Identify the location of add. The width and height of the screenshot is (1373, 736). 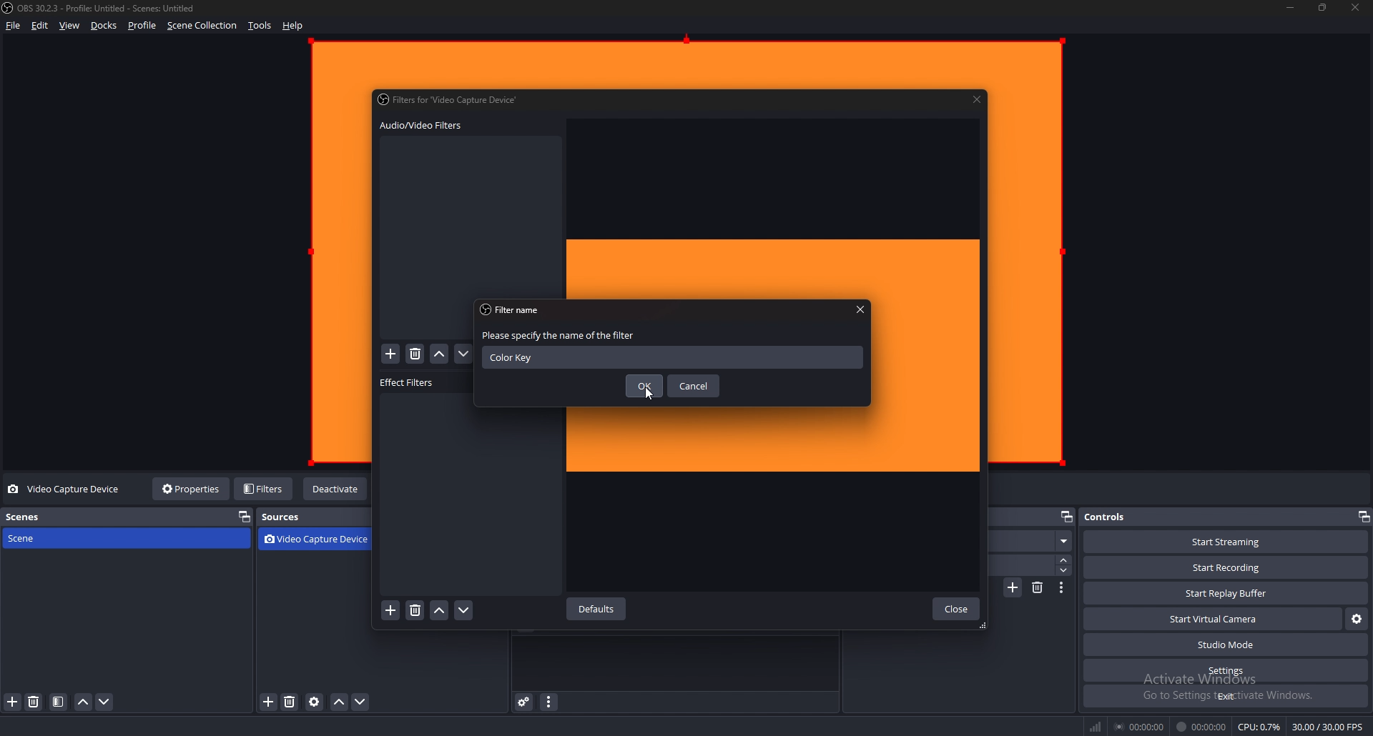
(391, 354).